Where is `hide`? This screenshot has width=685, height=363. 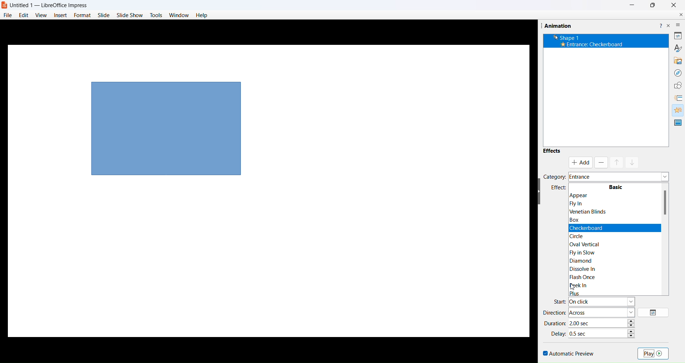
hide is located at coordinates (540, 193).